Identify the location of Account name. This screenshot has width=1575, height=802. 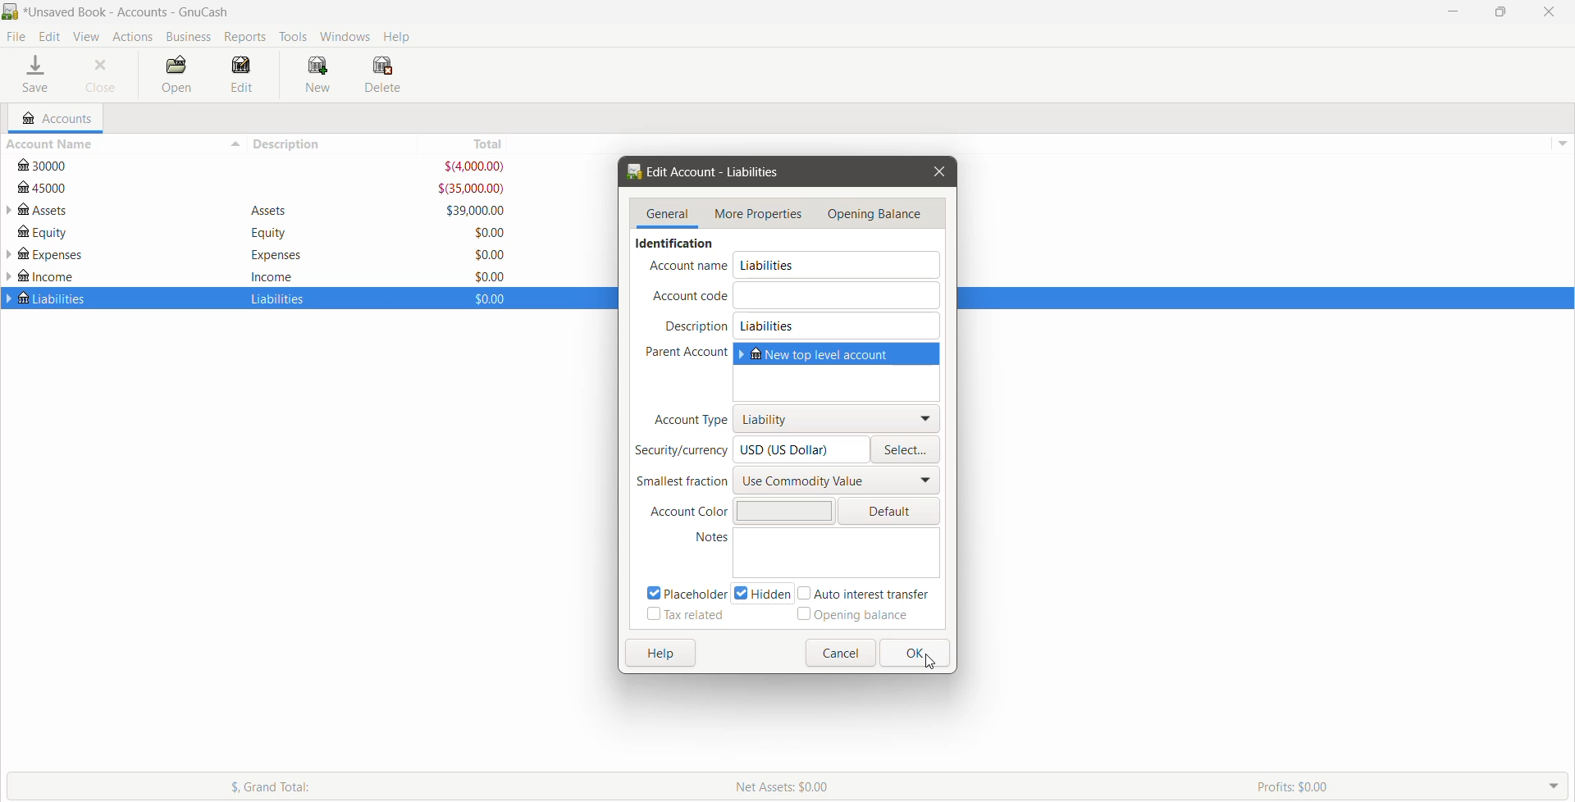
(688, 267).